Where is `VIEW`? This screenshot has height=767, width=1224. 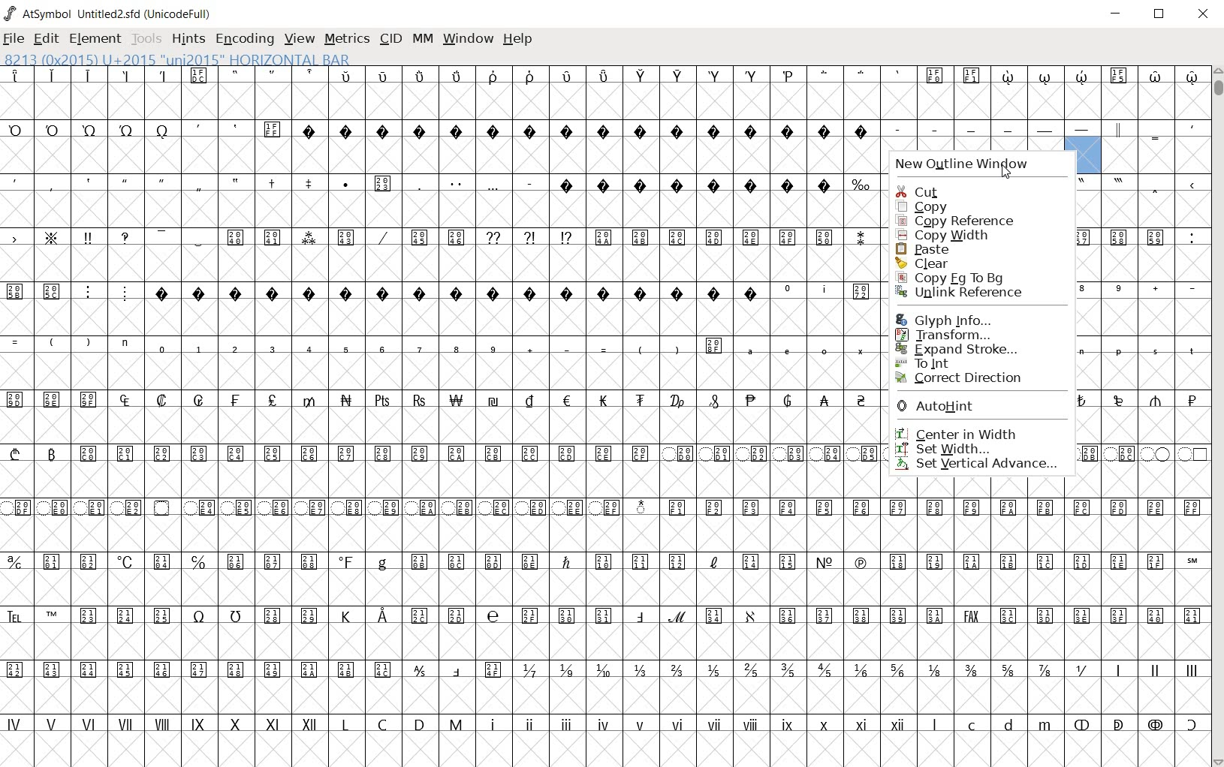
VIEW is located at coordinates (300, 40).